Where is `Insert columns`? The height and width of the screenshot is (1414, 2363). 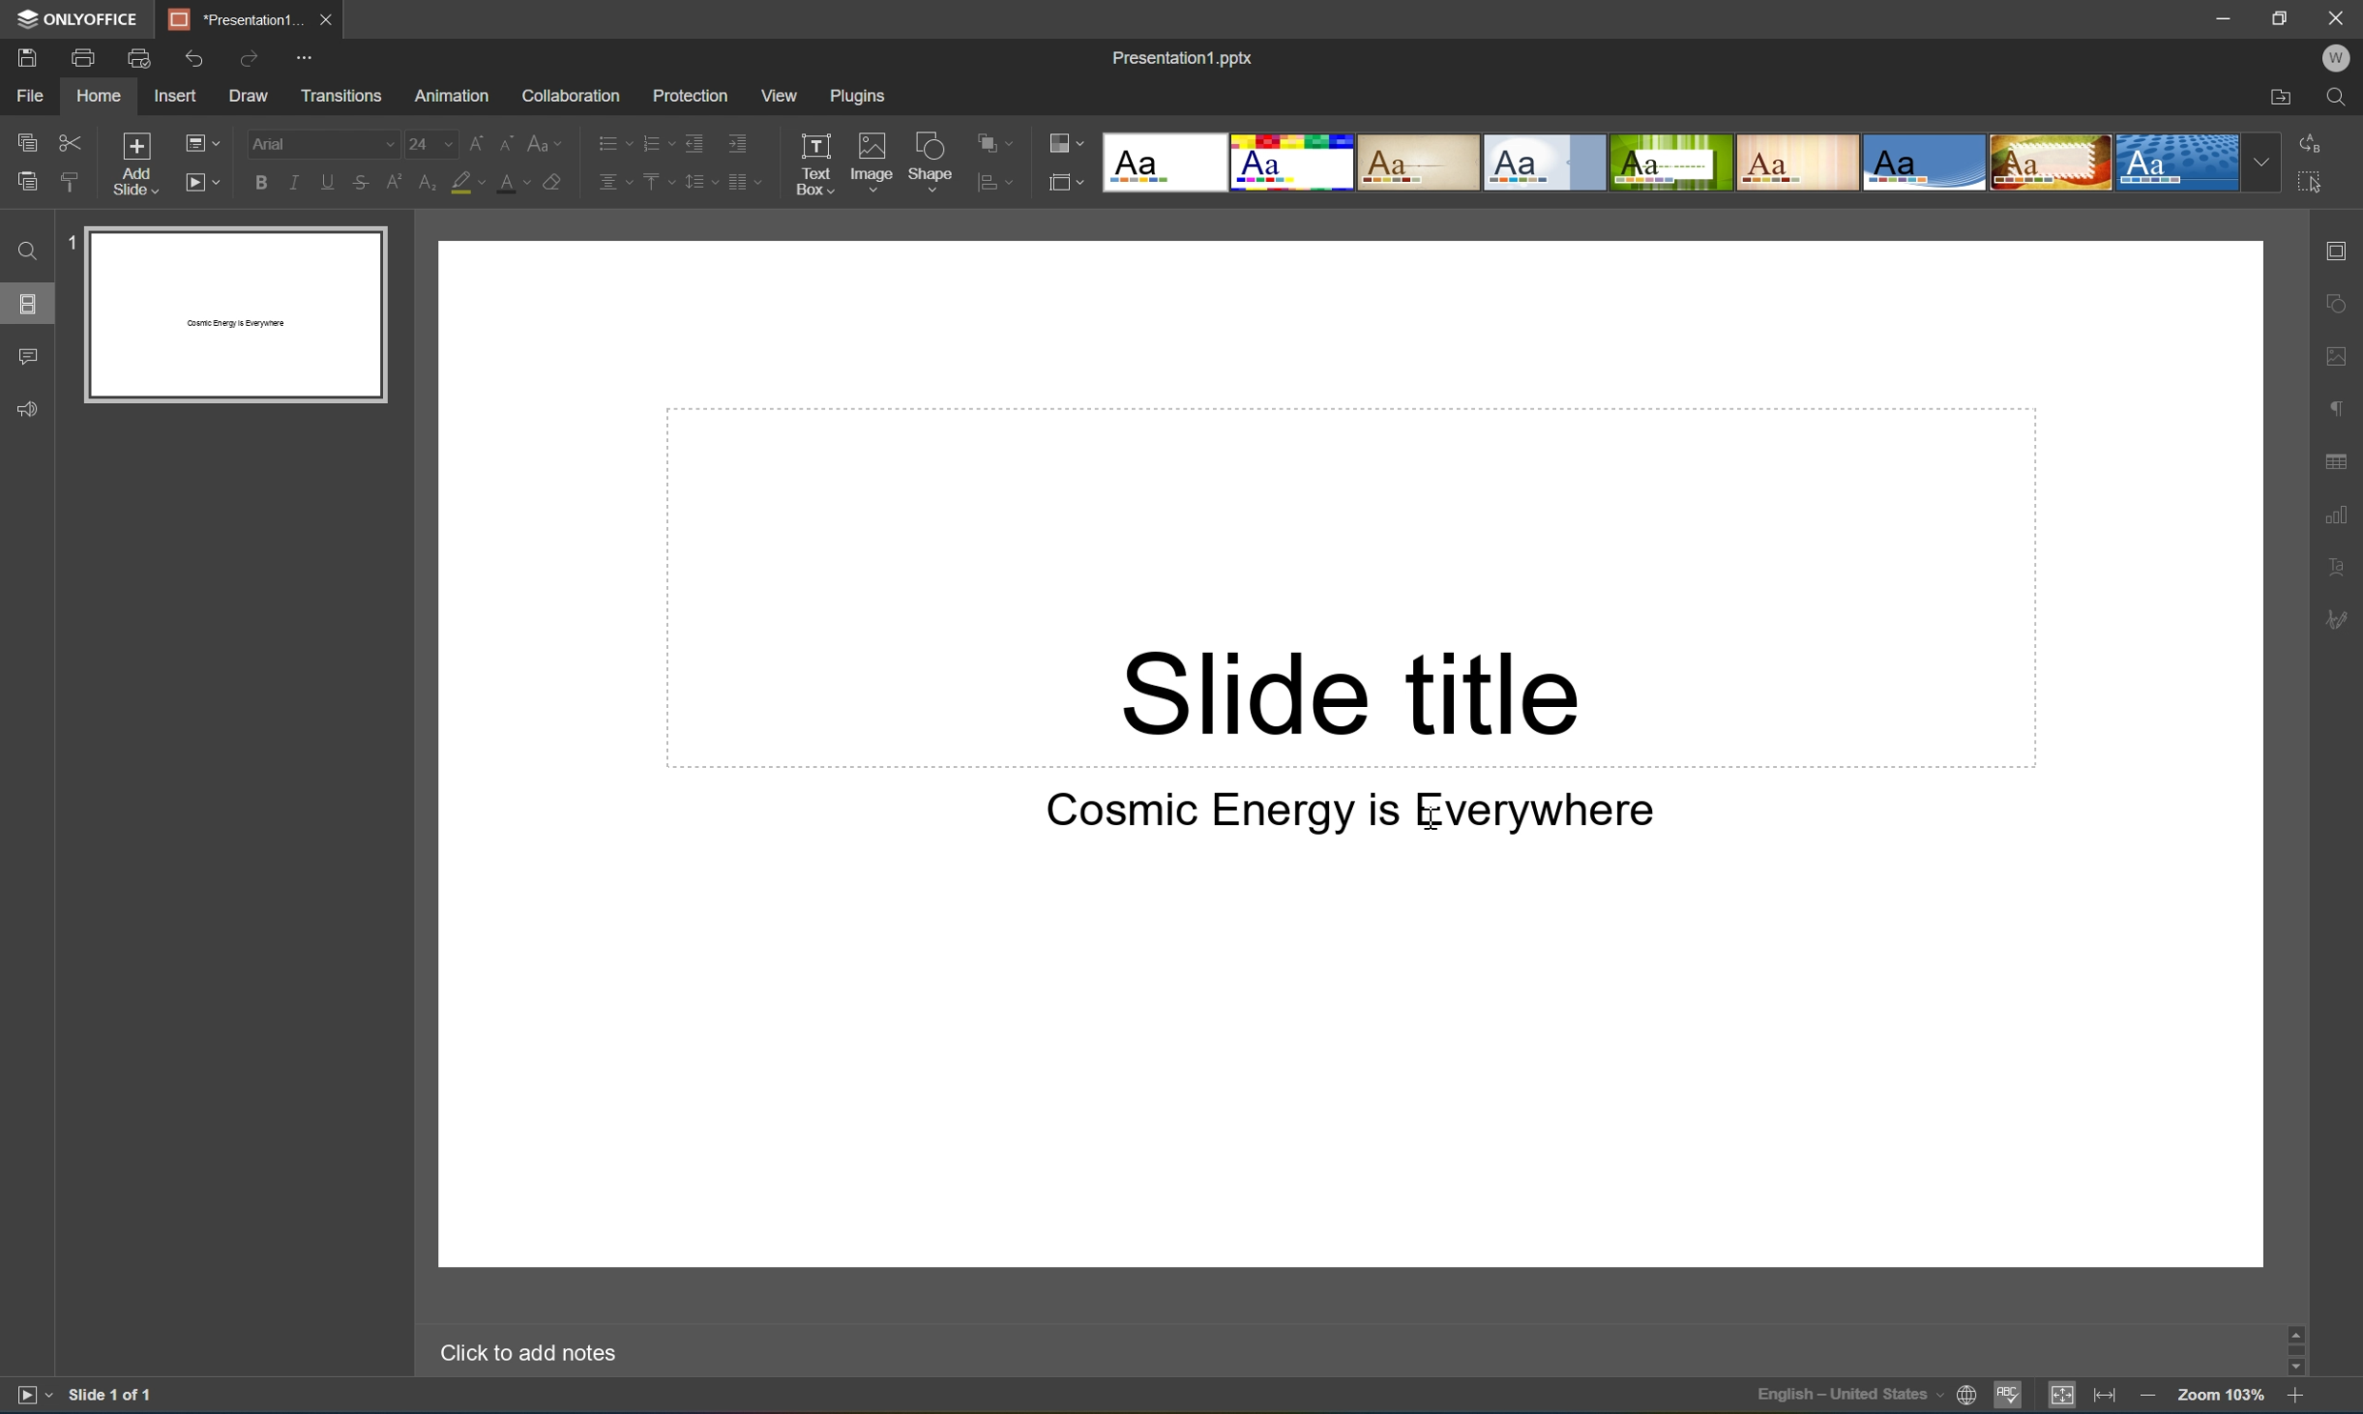 Insert columns is located at coordinates (744, 181).